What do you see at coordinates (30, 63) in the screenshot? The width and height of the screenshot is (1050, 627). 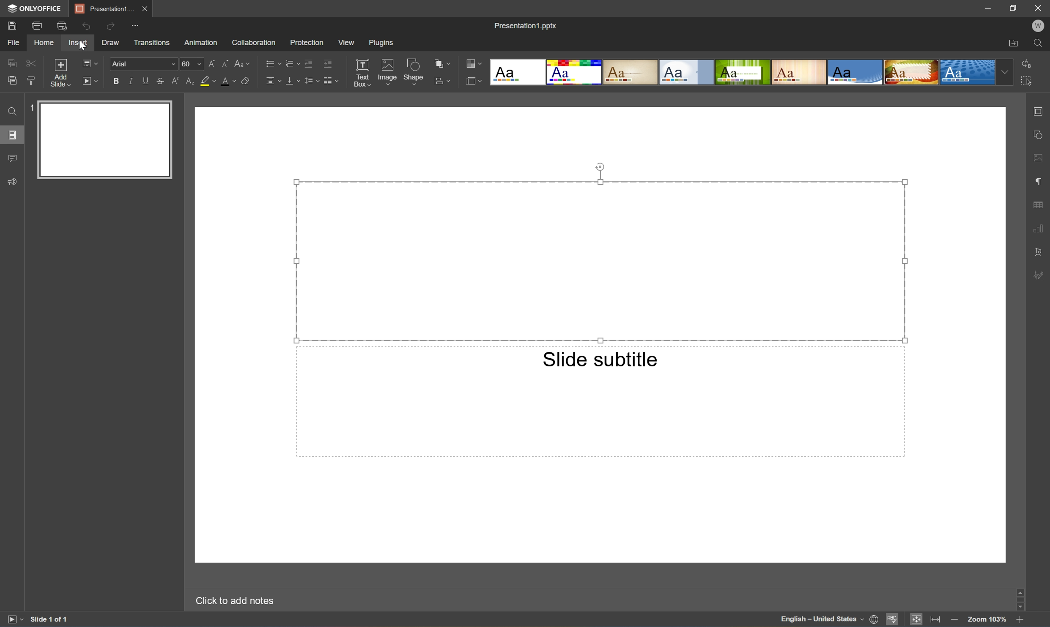 I see `Cut` at bounding box center [30, 63].